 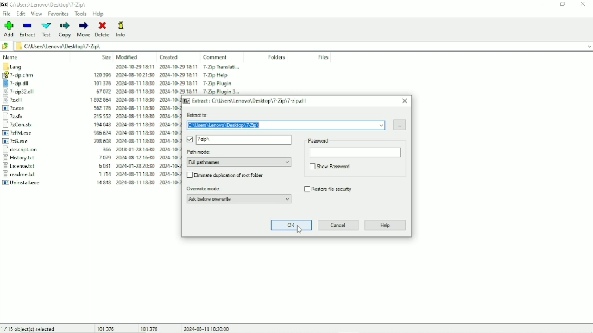 I want to click on ST072 200408111200 200911 T-2wPuon i., so click(x=176, y=91).